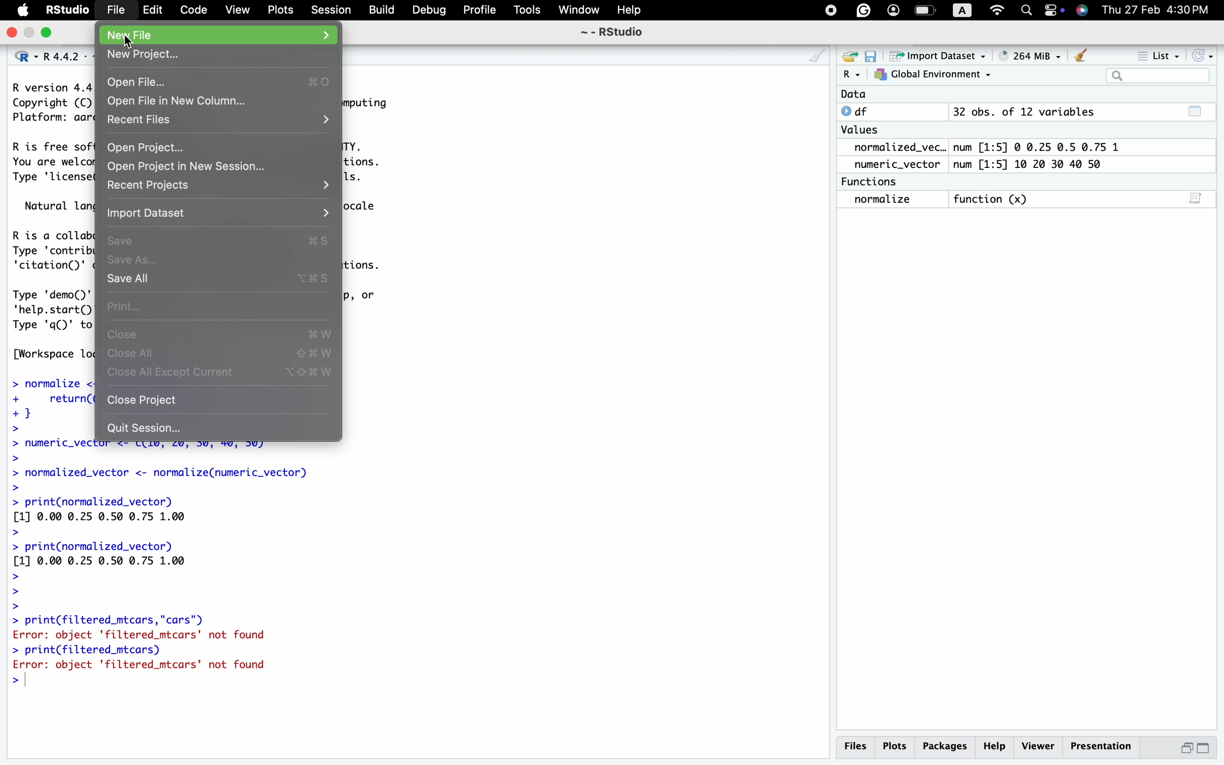 This screenshot has height=765, width=1224. What do you see at coordinates (221, 305) in the screenshot?
I see `print` at bounding box center [221, 305].